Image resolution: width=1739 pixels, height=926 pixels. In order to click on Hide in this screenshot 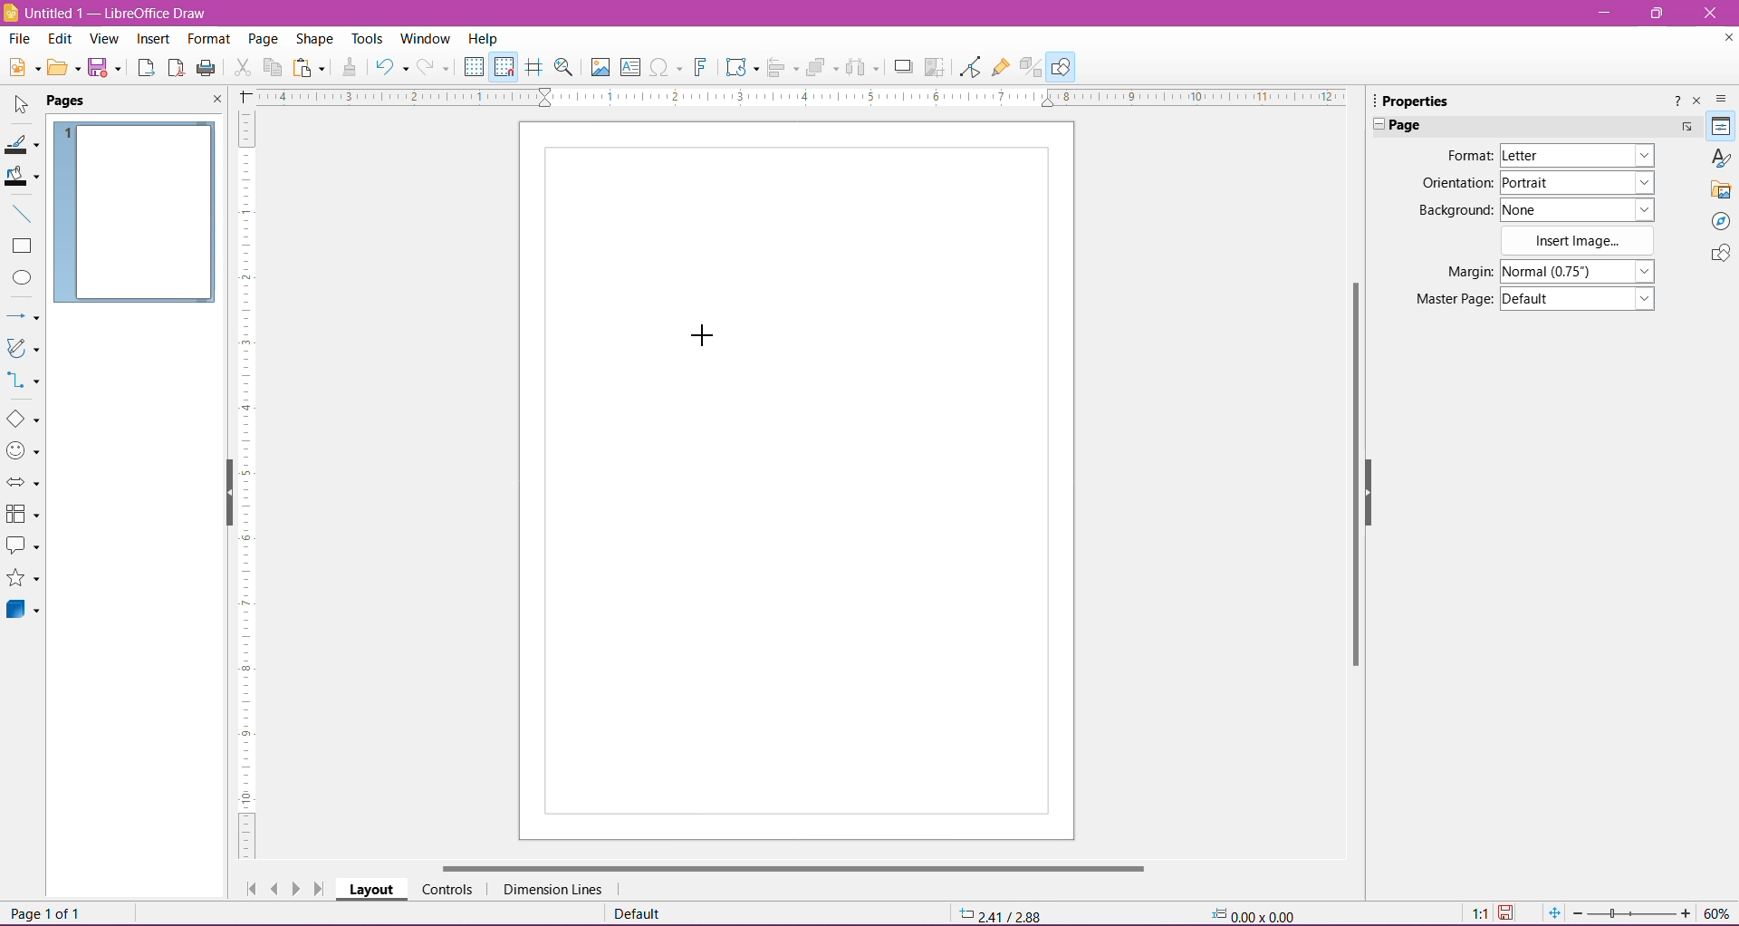, I will do `click(226, 494)`.